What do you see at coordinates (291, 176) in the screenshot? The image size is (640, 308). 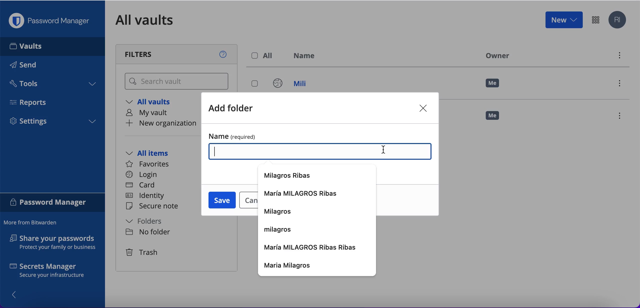 I see `milagros ribas` at bounding box center [291, 176].